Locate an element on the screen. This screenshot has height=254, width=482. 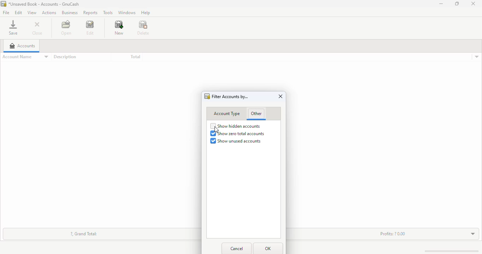
title is located at coordinates (44, 4).